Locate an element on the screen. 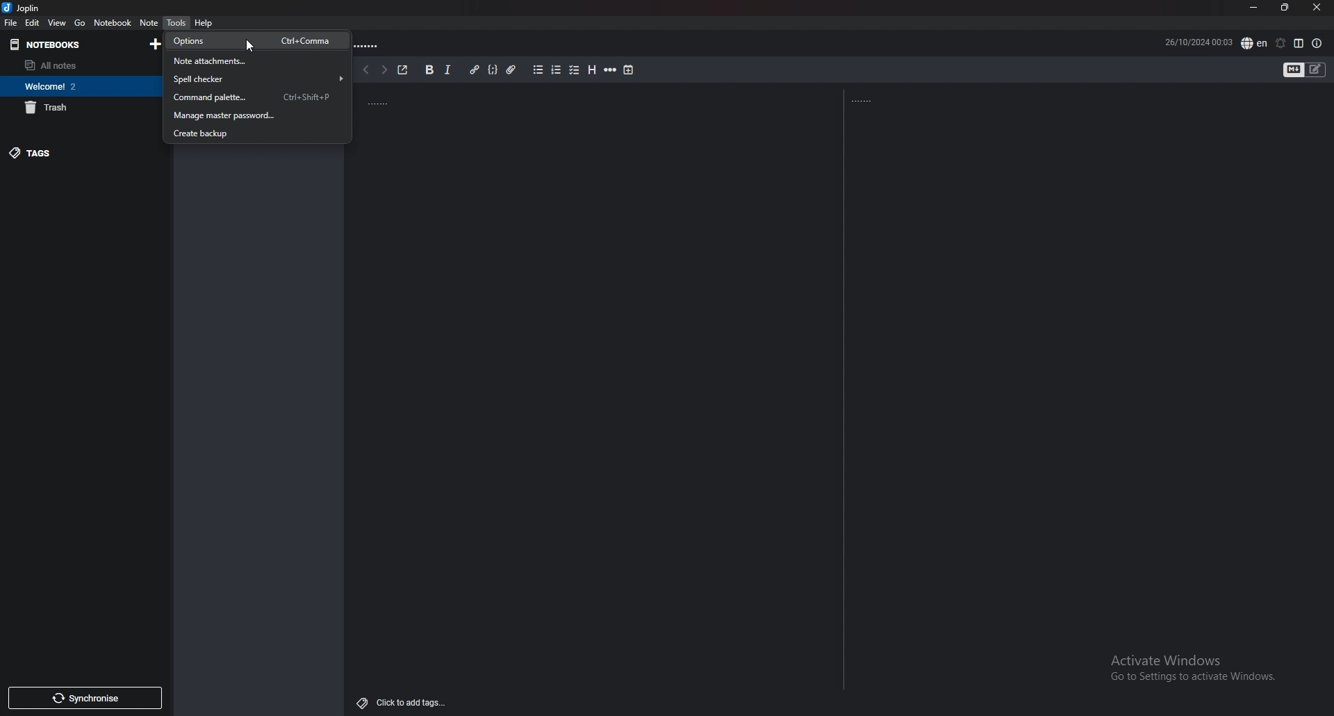 Image resolution: width=1334 pixels, height=716 pixels. edit is located at coordinates (32, 22).